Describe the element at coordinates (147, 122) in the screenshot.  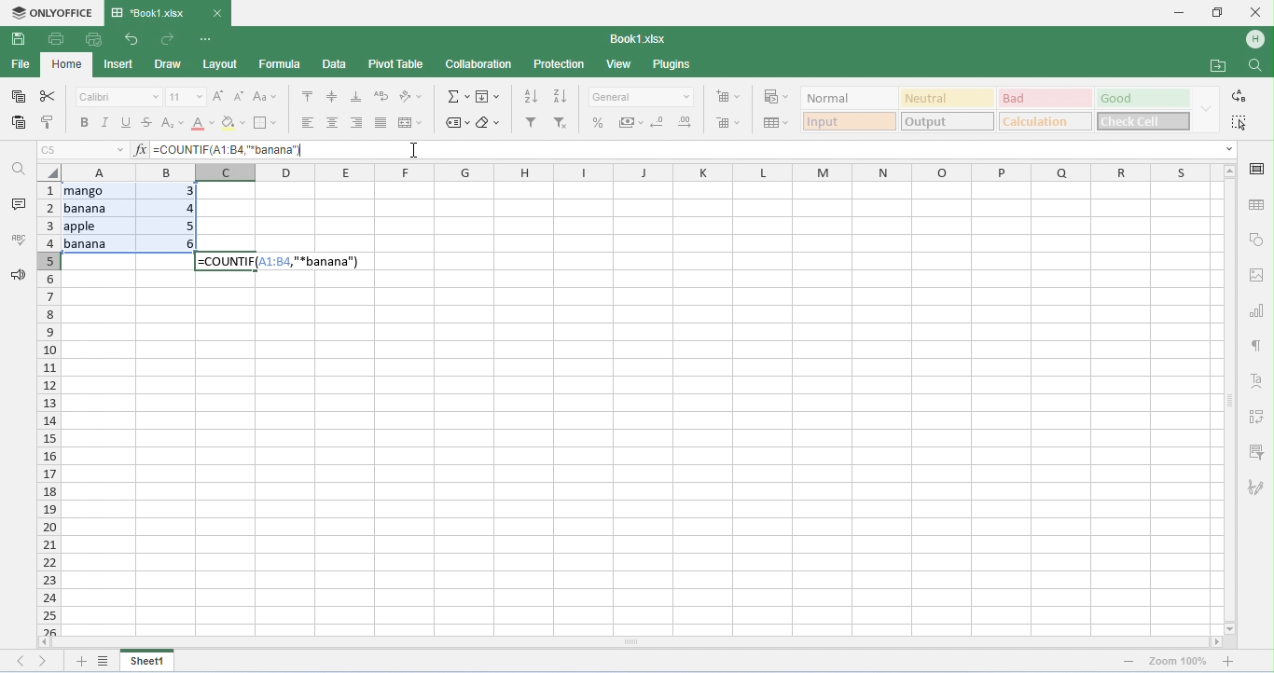
I see `strikethrough` at that location.